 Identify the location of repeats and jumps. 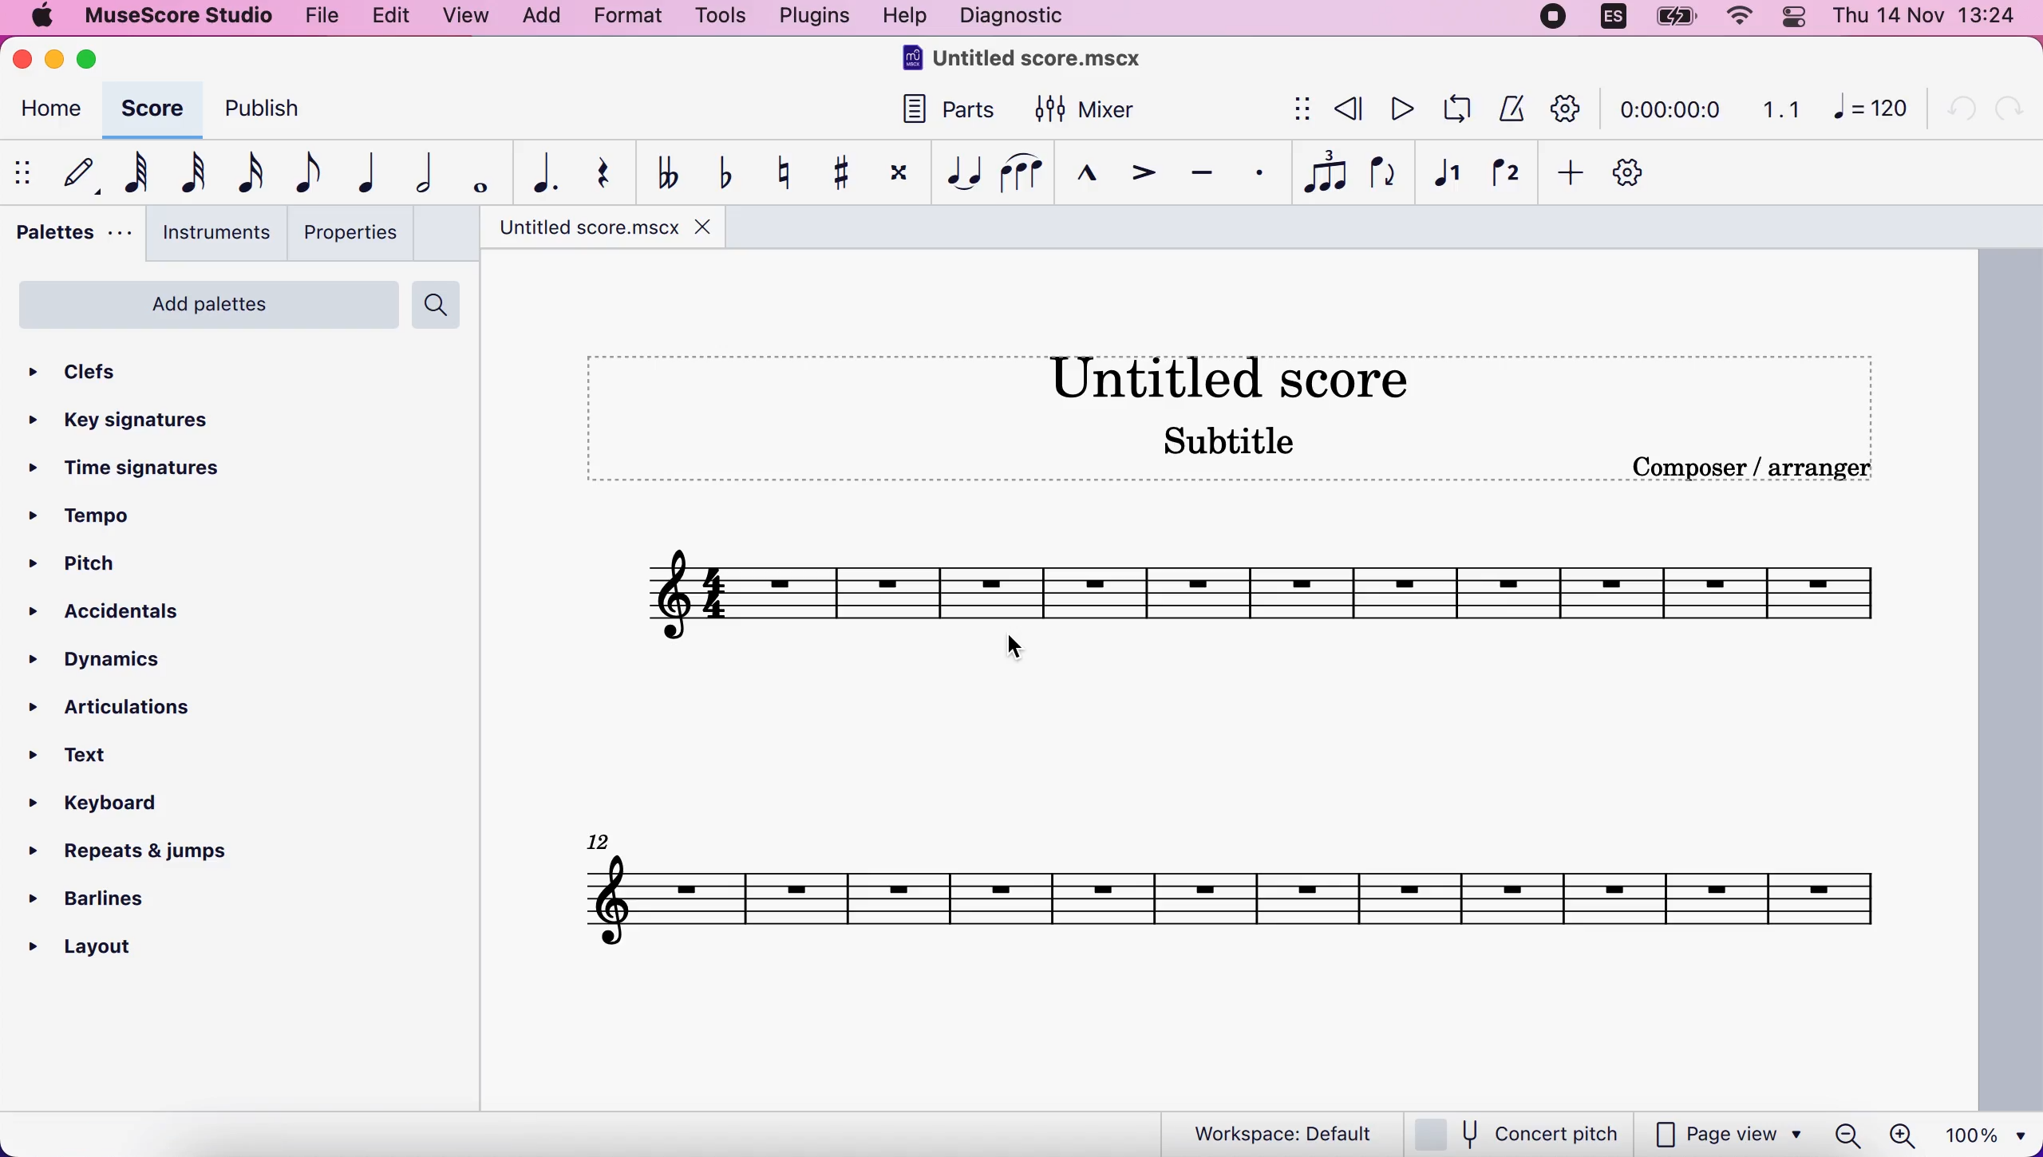
(143, 854).